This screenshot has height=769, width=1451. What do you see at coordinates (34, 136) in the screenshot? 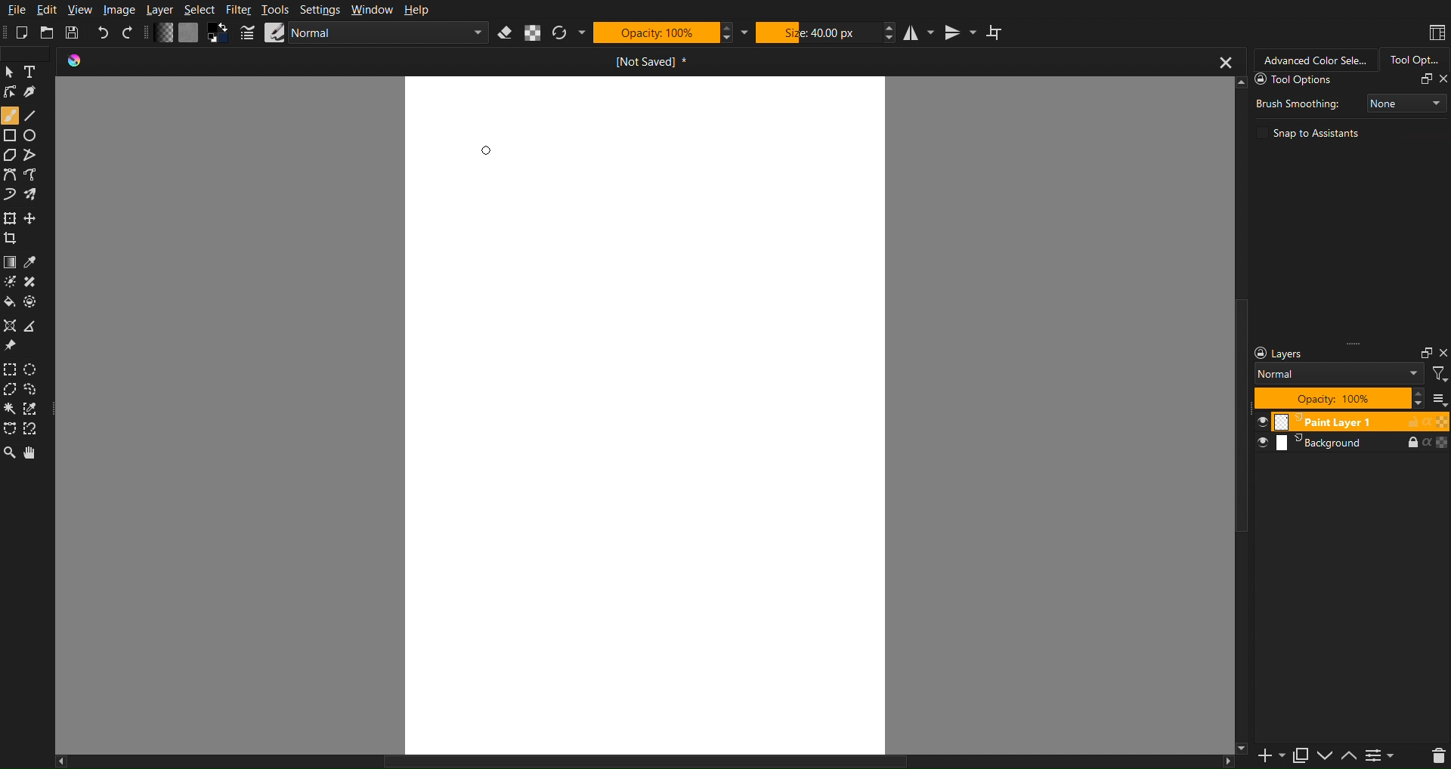
I see `Circle` at bounding box center [34, 136].